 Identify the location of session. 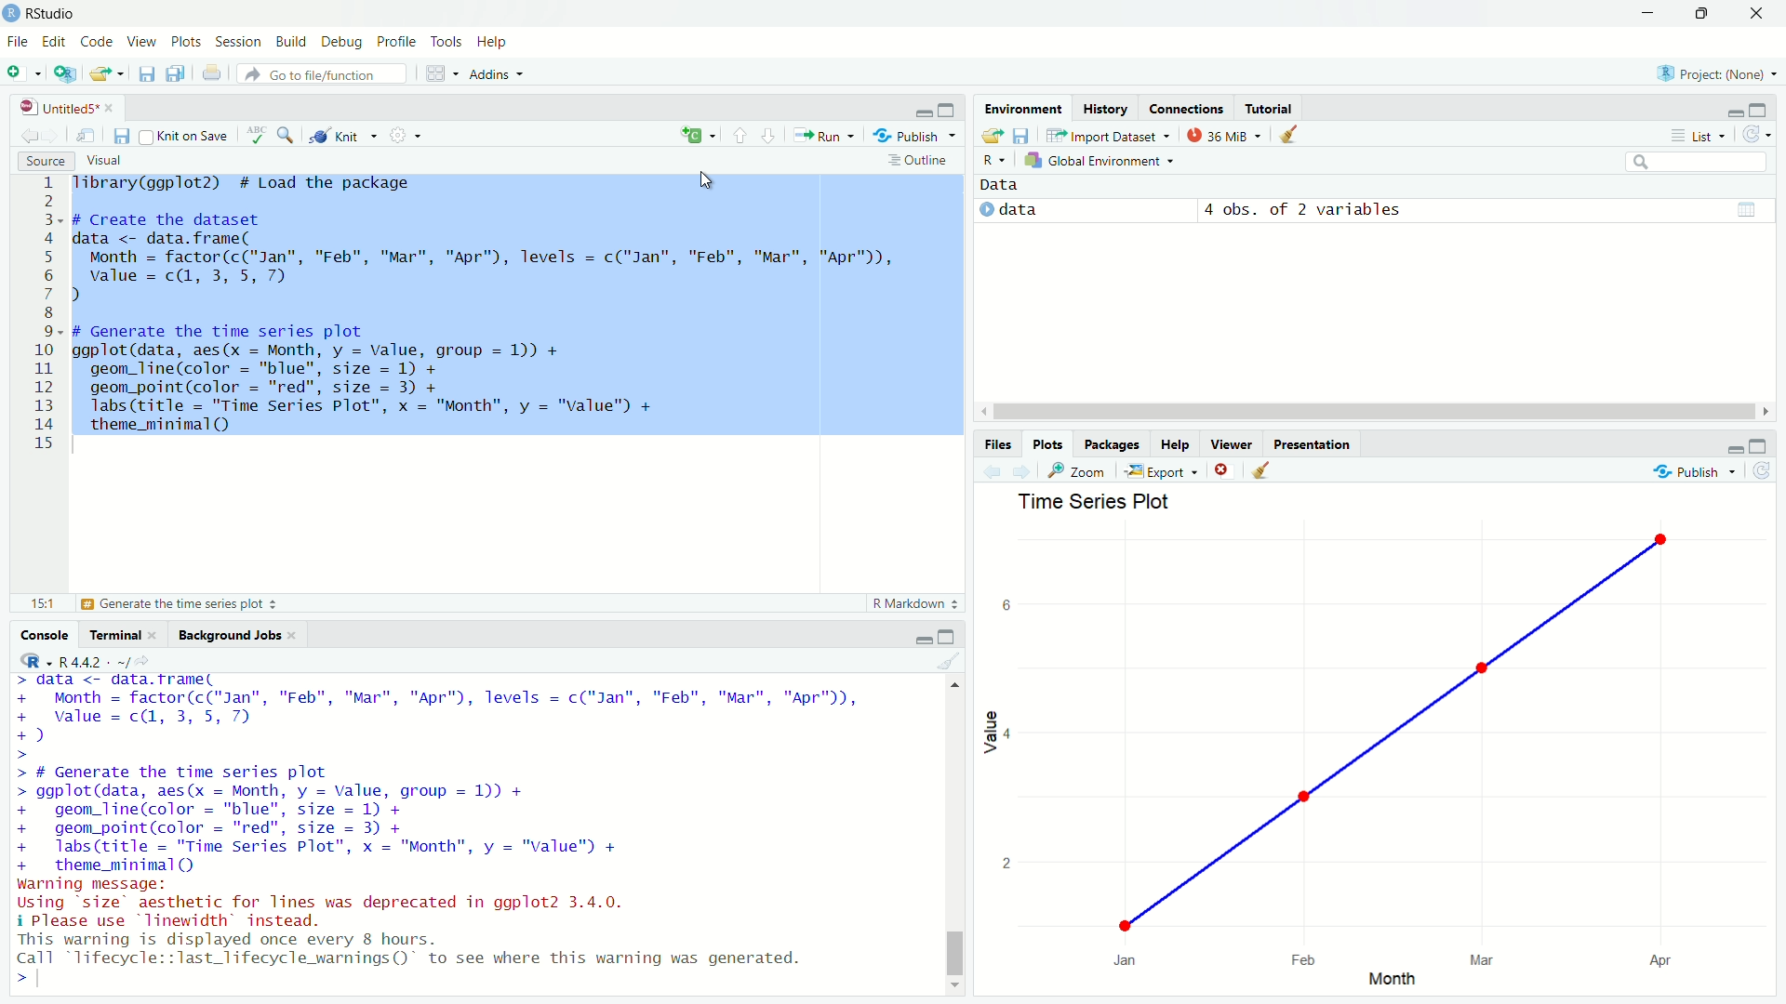
(240, 43).